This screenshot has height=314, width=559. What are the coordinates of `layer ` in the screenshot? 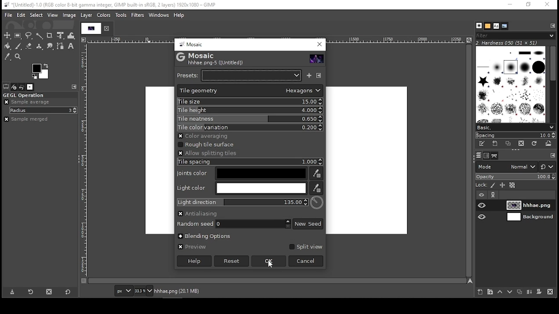 It's located at (531, 218).